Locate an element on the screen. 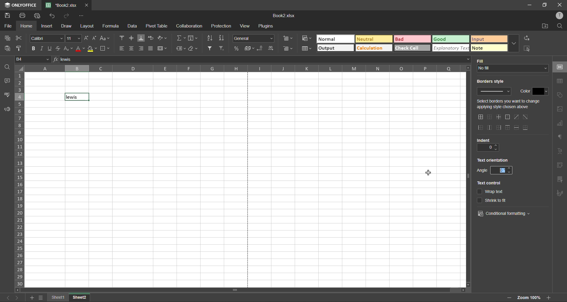 The image size is (567, 302). increase angle is located at coordinates (510, 168).